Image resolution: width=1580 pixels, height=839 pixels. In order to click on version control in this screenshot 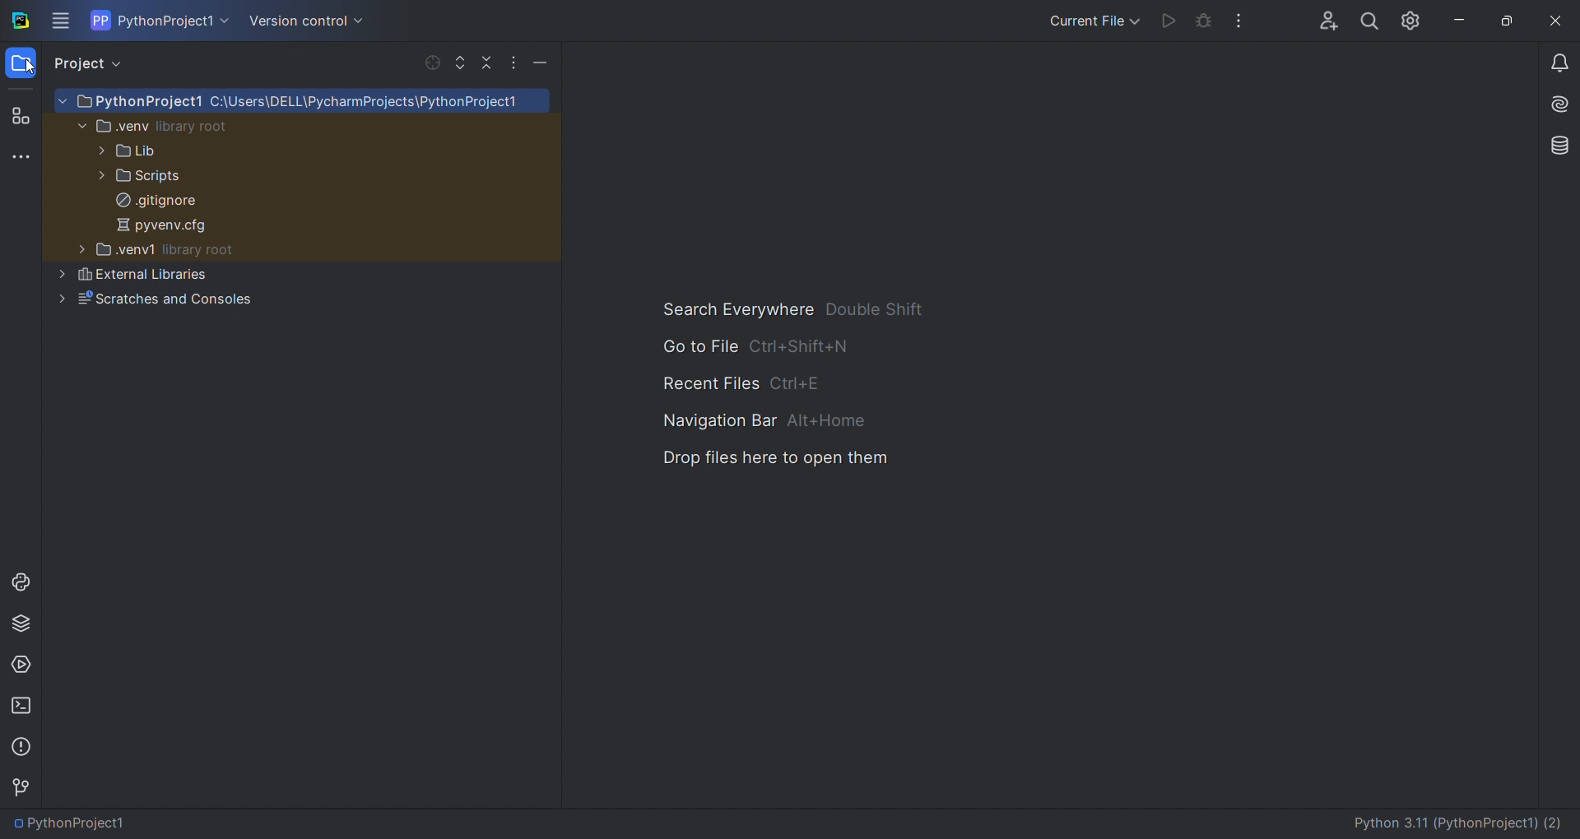, I will do `click(316, 21)`.